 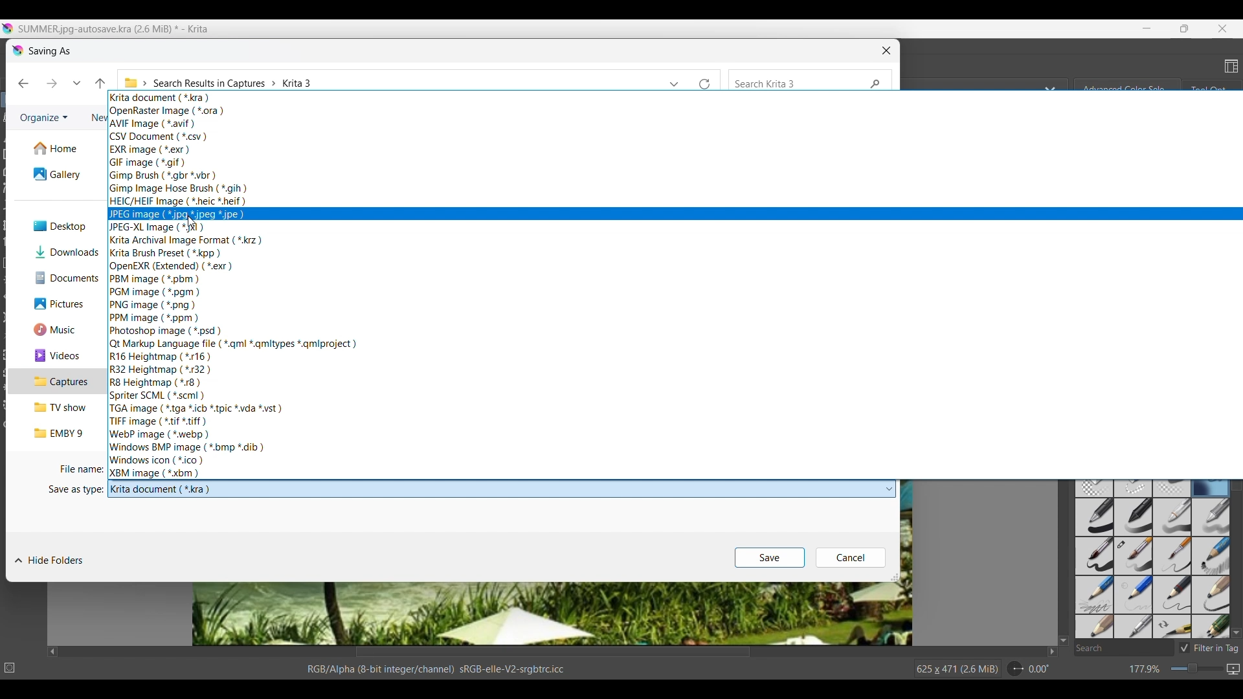 What do you see at coordinates (493, 490) in the screenshot?
I see `Enter file format` at bounding box center [493, 490].